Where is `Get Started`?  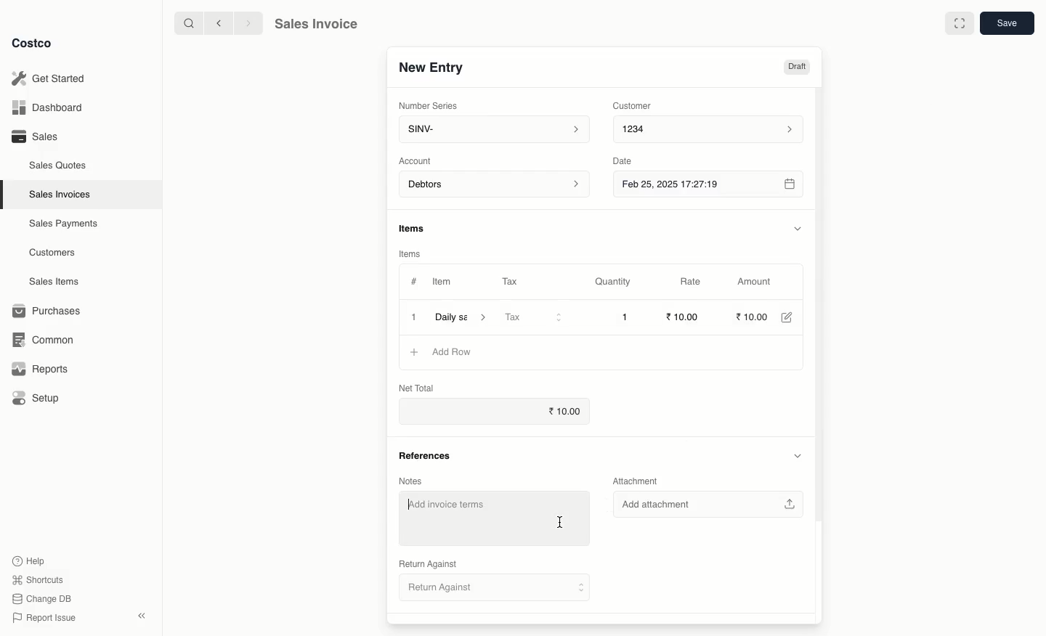 Get Started is located at coordinates (54, 78).